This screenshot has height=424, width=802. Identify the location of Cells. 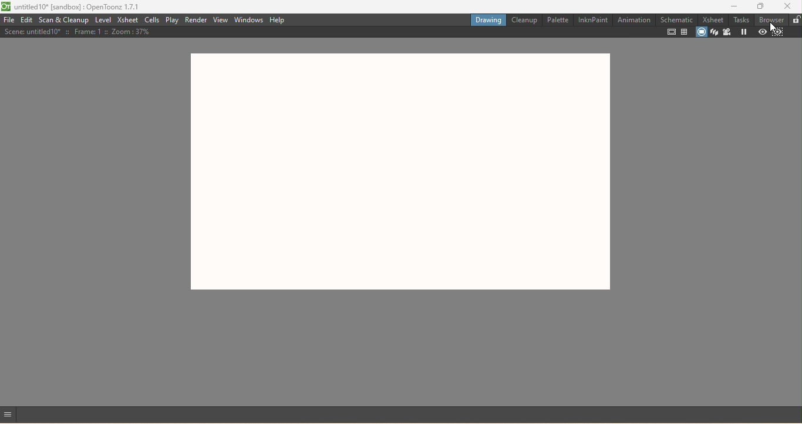
(152, 19).